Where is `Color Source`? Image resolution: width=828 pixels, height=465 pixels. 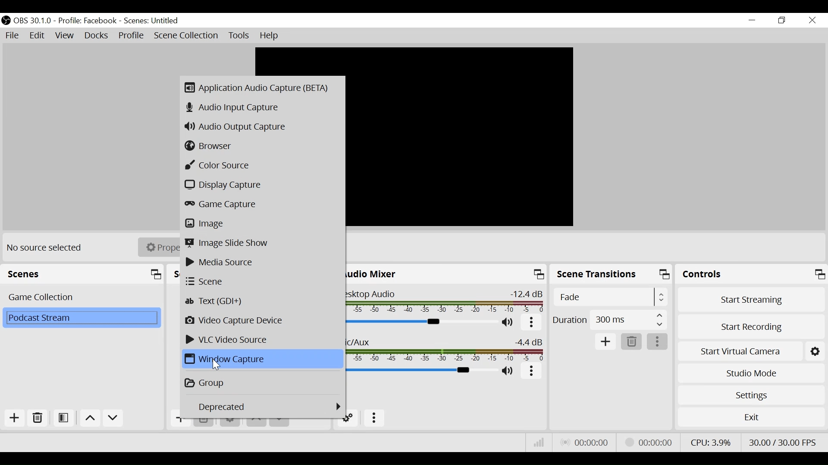
Color Source is located at coordinates (260, 165).